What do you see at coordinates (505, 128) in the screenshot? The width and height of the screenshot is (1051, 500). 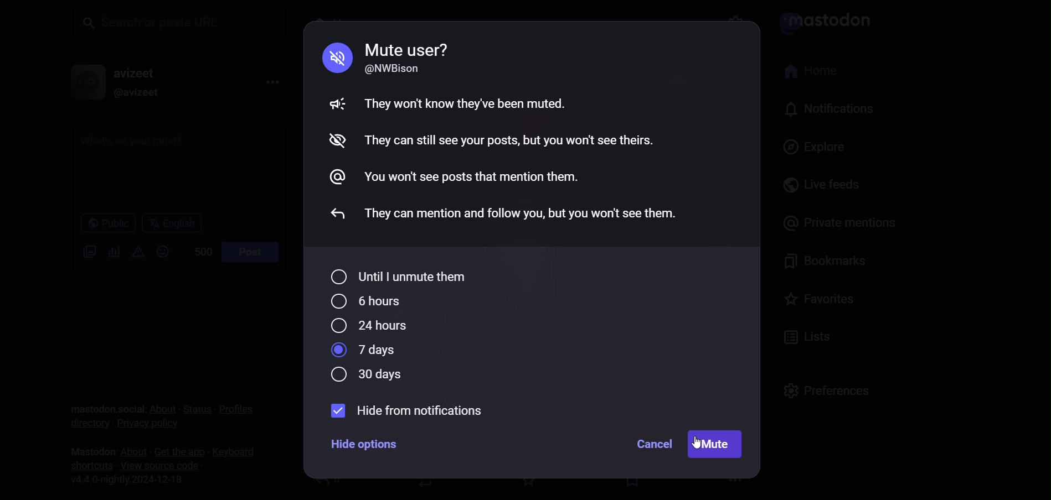 I see `Mute guidelines` at bounding box center [505, 128].